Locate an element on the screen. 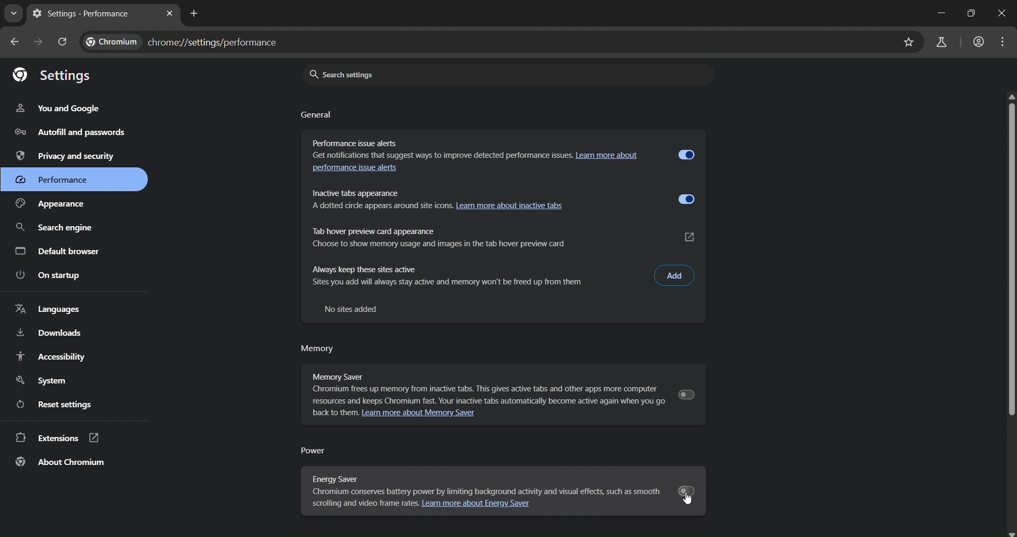 The height and width of the screenshot is (537, 1017). system is located at coordinates (44, 379).